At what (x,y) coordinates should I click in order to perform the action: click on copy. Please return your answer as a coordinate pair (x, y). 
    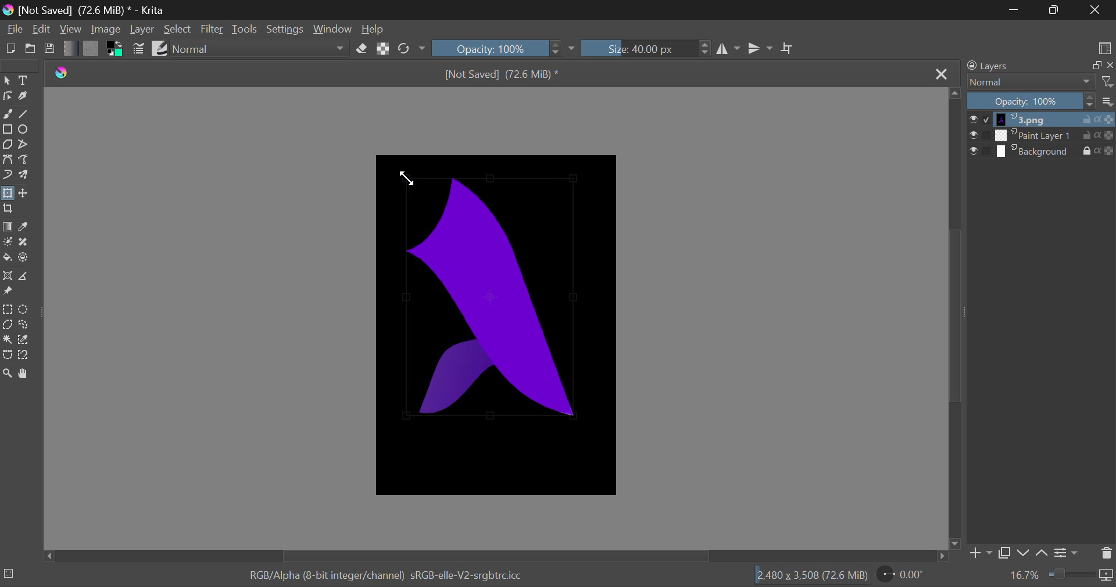
    Looking at the image, I should click on (1094, 66).